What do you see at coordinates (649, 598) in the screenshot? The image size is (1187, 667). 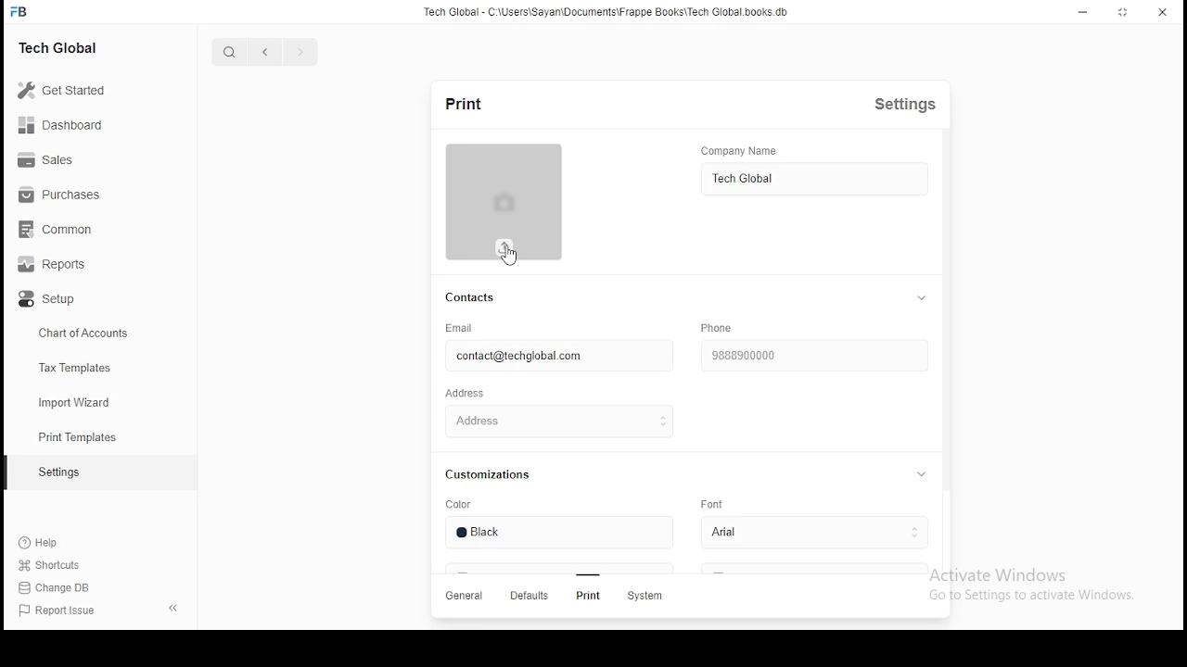 I see `system` at bounding box center [649, 598].